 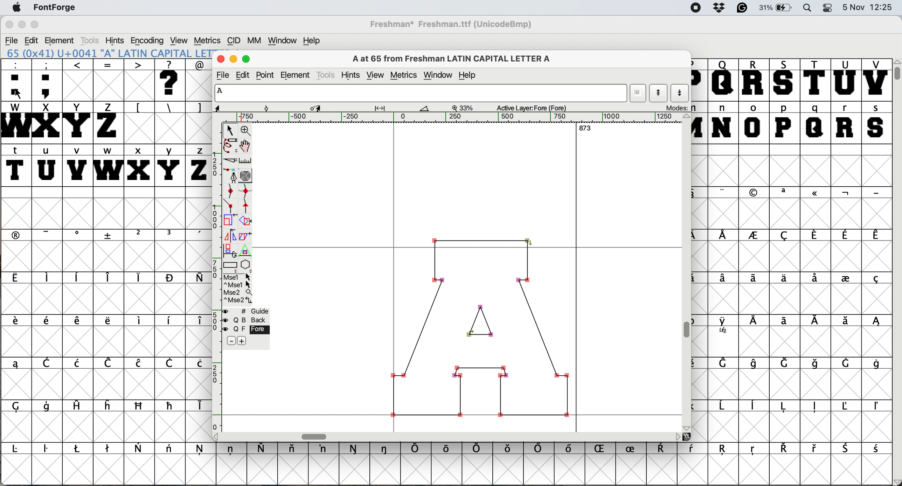 I want to click on maximise, so click(x=247, y=59).